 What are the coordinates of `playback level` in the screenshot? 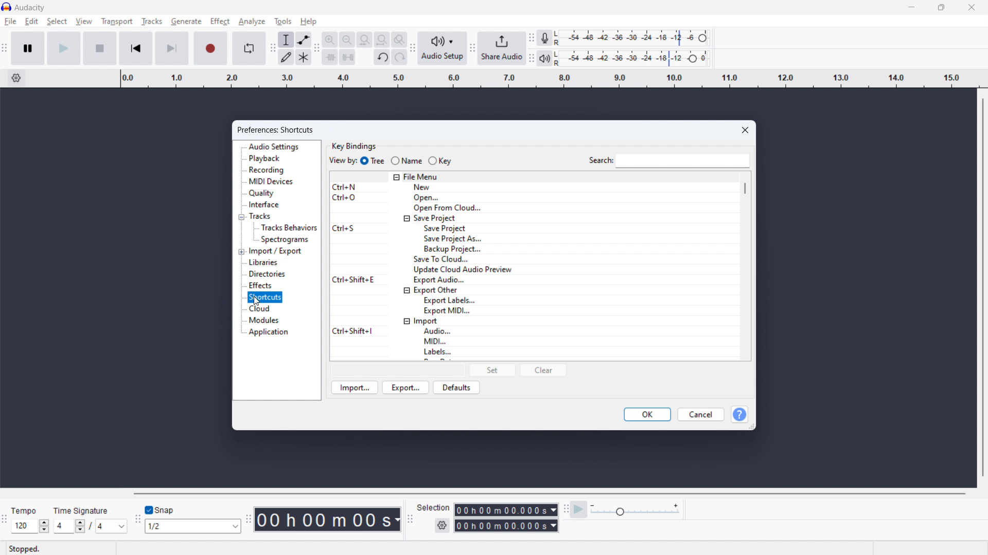 It's located at (620, 58).